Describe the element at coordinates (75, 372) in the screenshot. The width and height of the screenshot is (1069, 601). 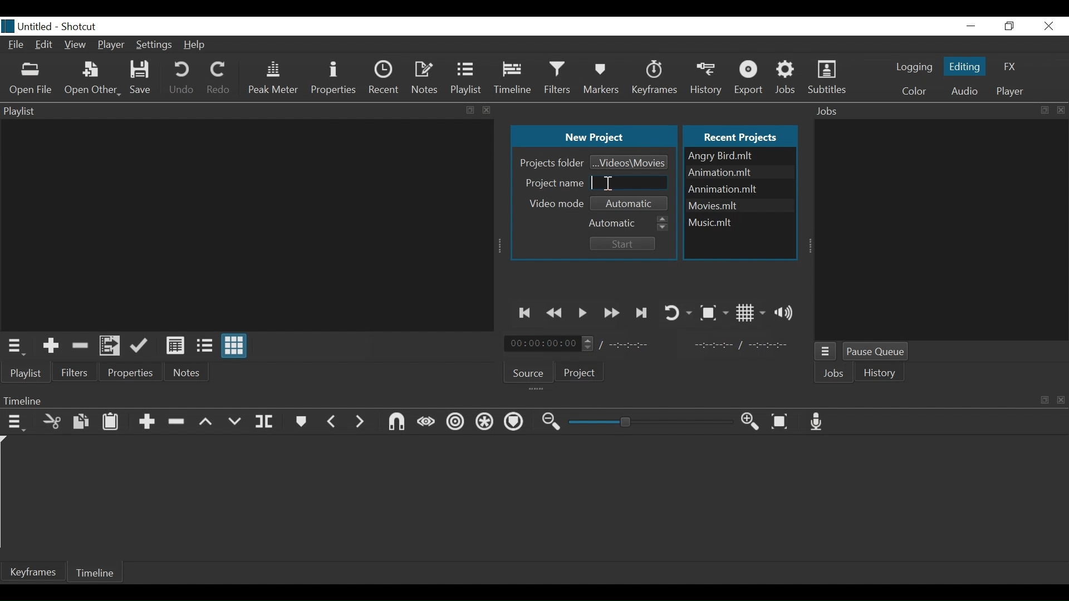
I see `Filters` at that location.